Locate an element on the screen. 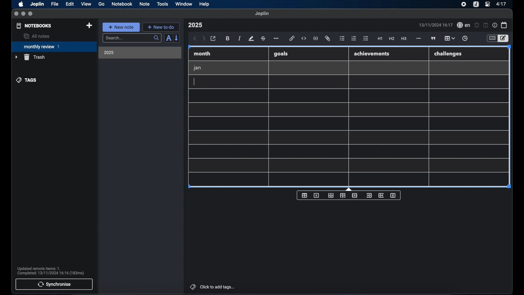 The height and width of the screenshot is (295, 524). back is located at coordinates (195, 39).